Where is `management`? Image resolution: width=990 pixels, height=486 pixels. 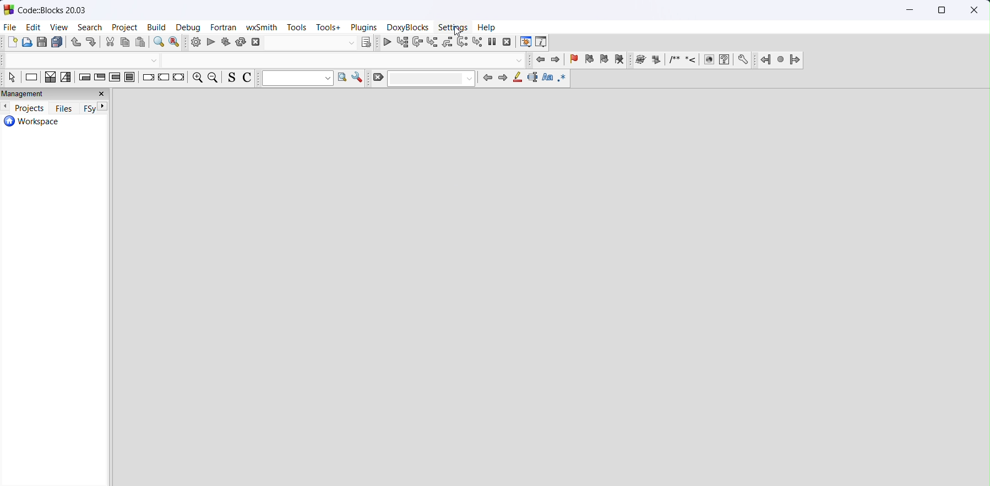 management is located at coordinates (55, 94).